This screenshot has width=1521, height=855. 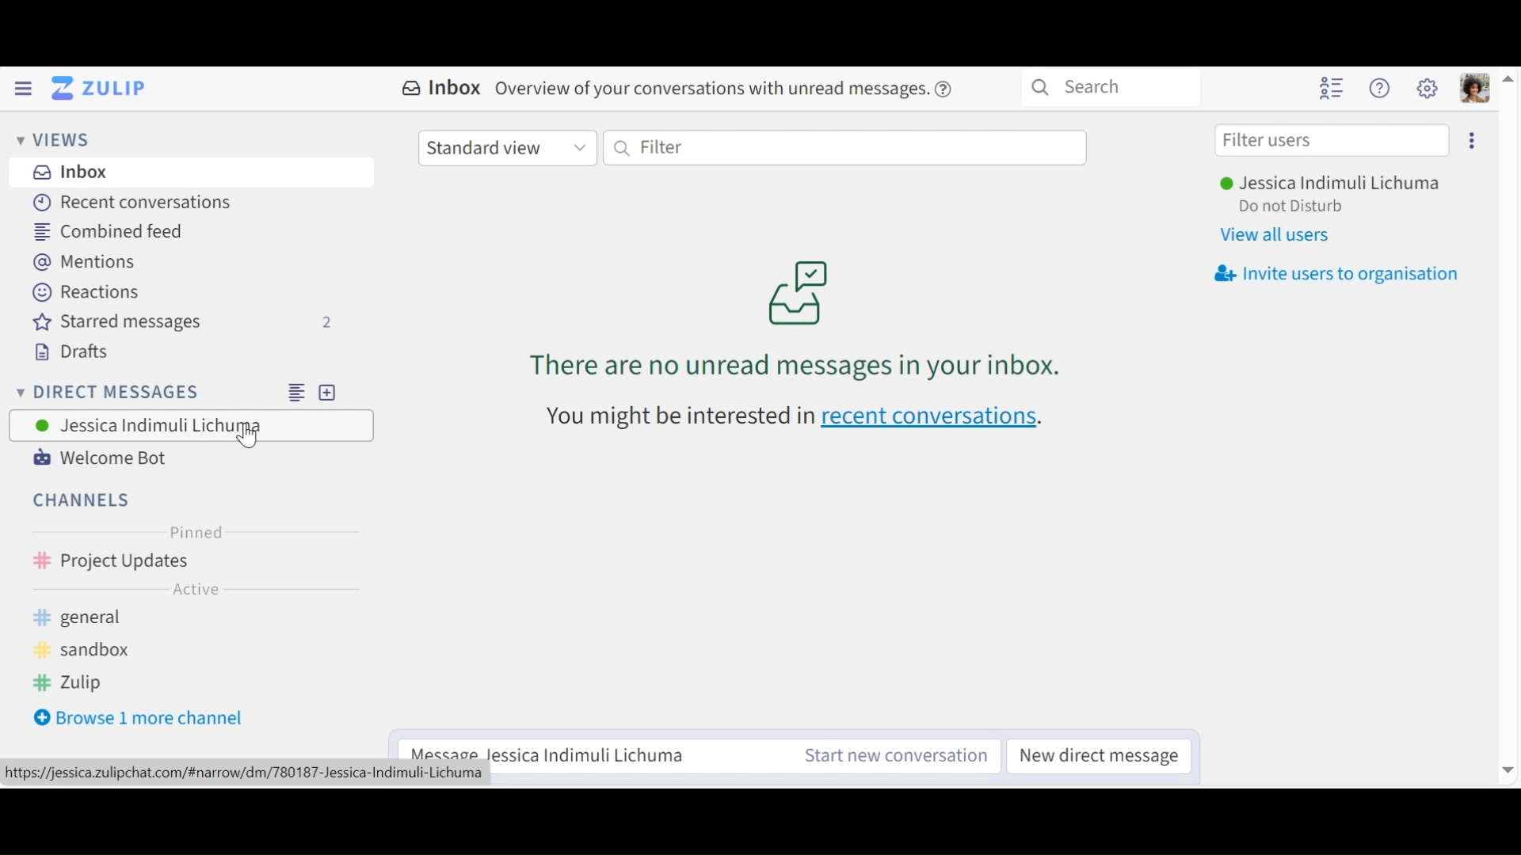 What do you see at coordinates (1097, 754) in the screenshot?
I see `New direct messages` at bounding box center [1097, 754].